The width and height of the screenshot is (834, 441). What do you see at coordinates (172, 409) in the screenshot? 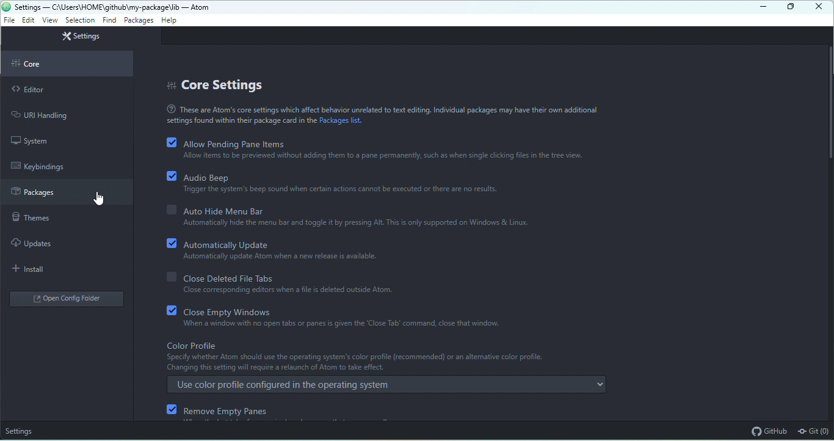
I see `checkbox with tick` at bounding box center [172, 409].